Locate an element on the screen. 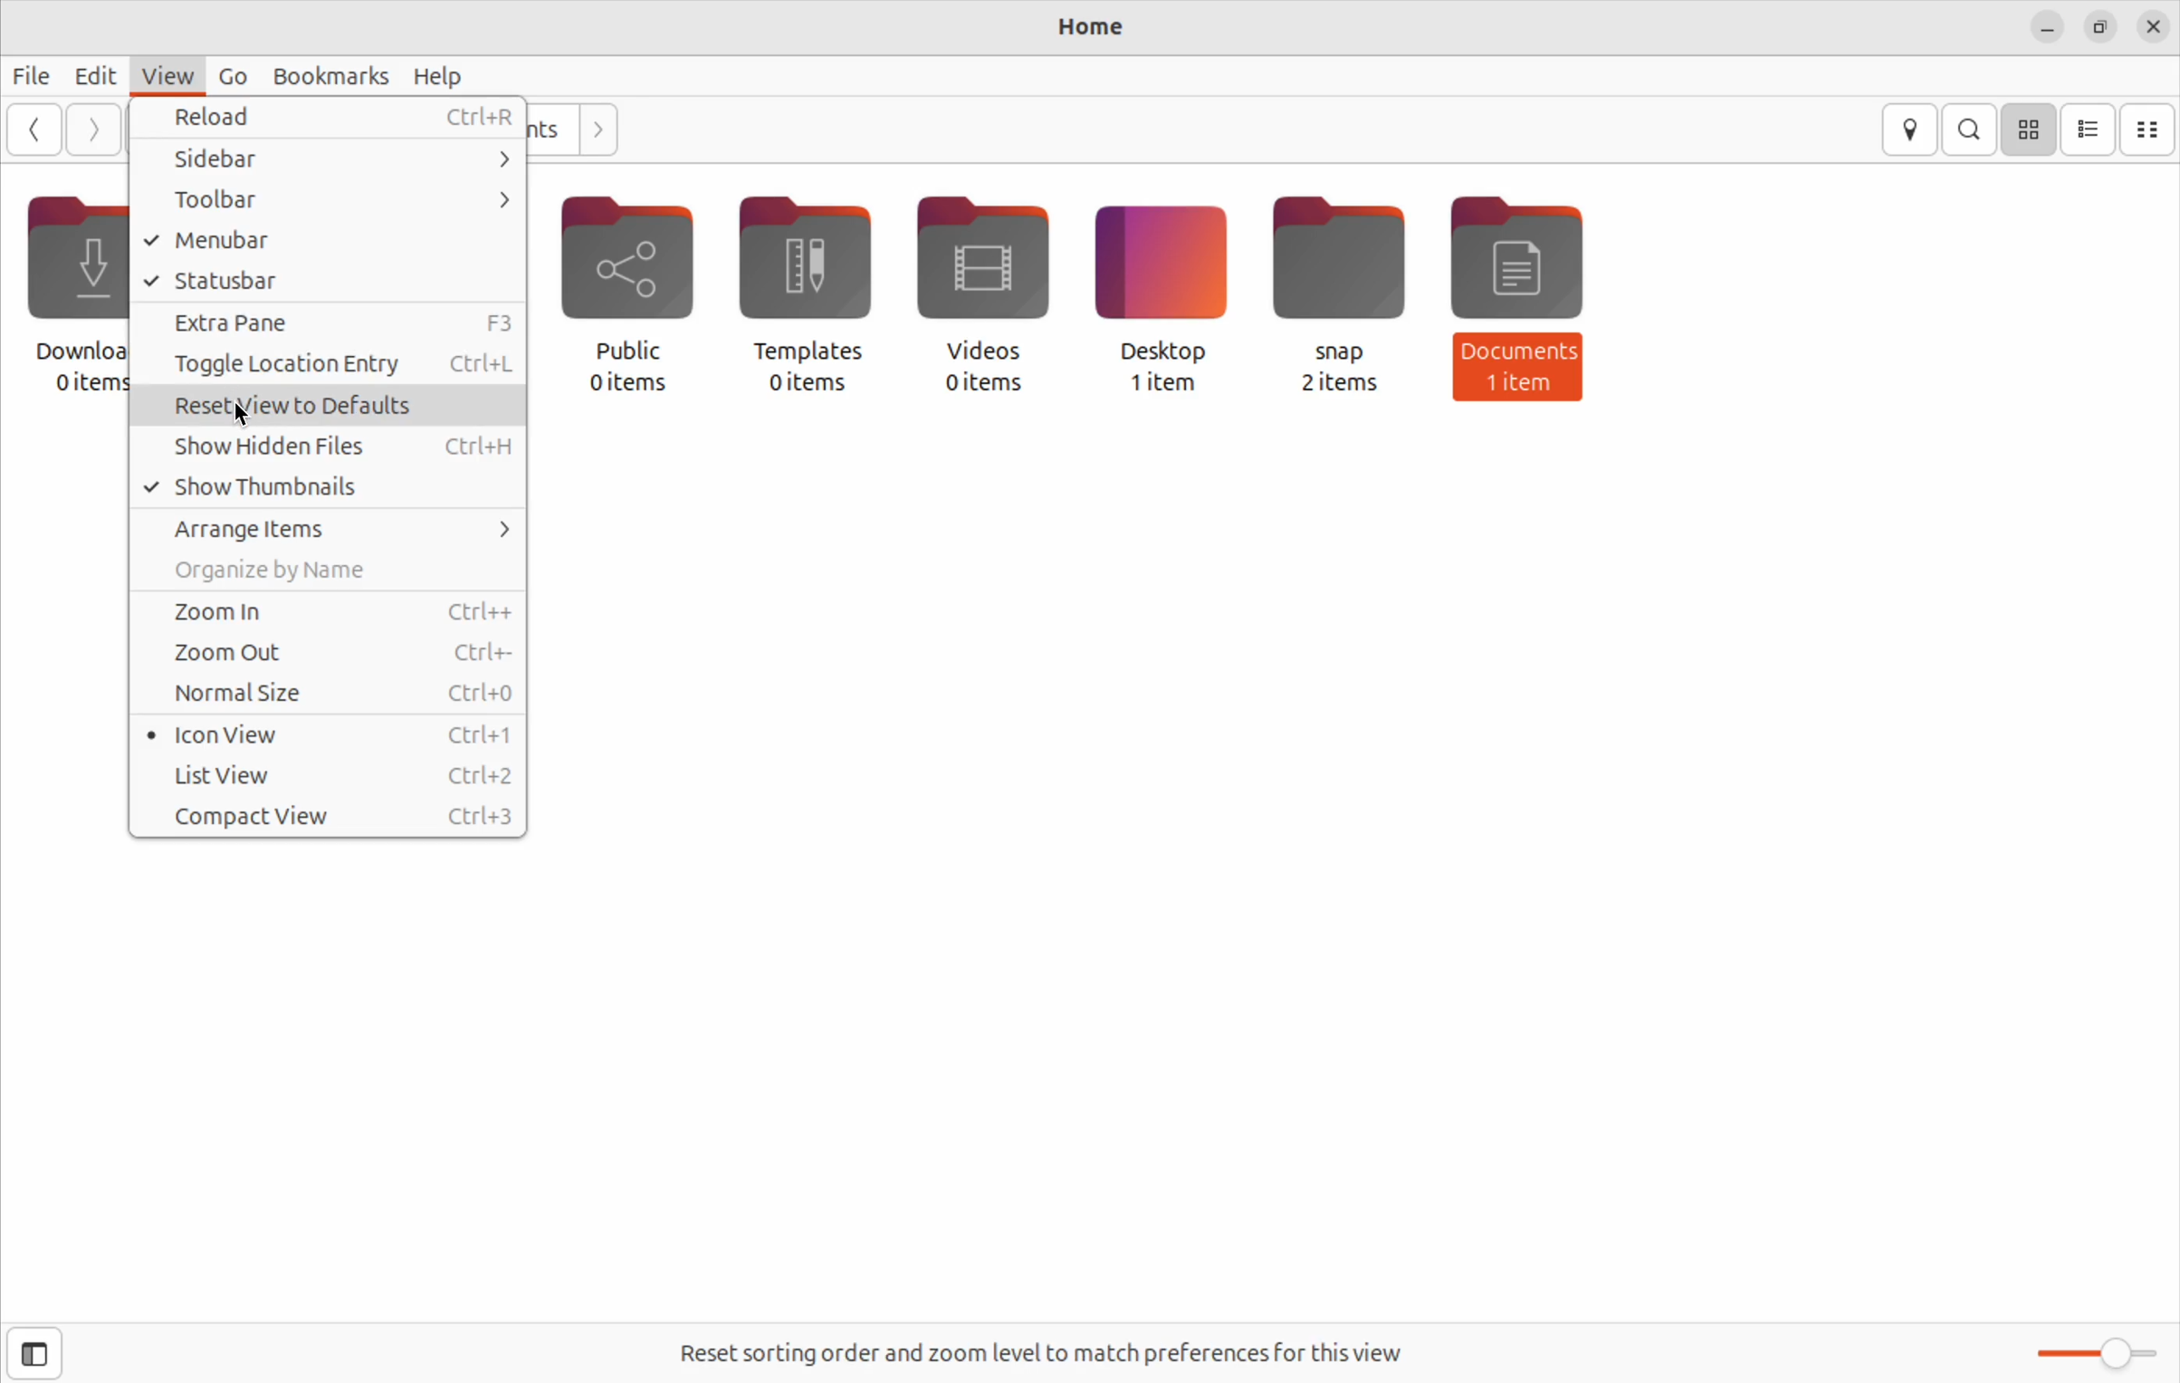 The width and height of the screenshot is (2180, 1383). 0 items is located at coordinates (629, 392).